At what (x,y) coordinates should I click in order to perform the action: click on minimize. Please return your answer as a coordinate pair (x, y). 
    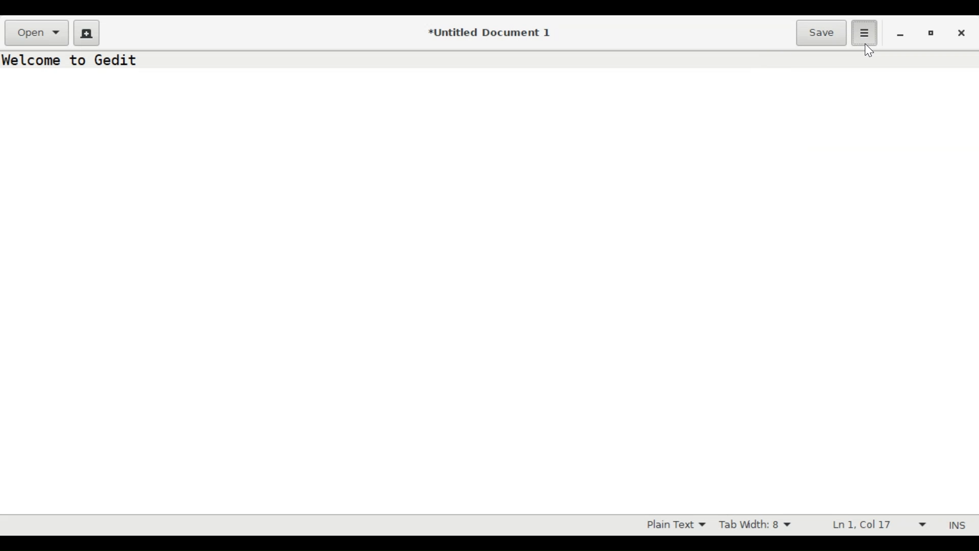
    Looking at the image, I should click on (900, 33).